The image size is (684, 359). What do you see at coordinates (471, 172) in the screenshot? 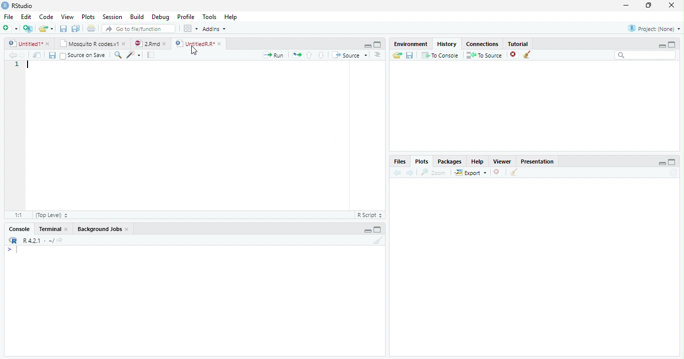
I see `Export` at bounding box center [471, 172].